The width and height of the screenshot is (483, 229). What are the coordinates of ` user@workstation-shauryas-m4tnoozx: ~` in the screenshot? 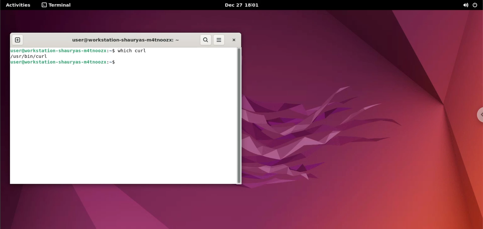 It's located at (63, 62).